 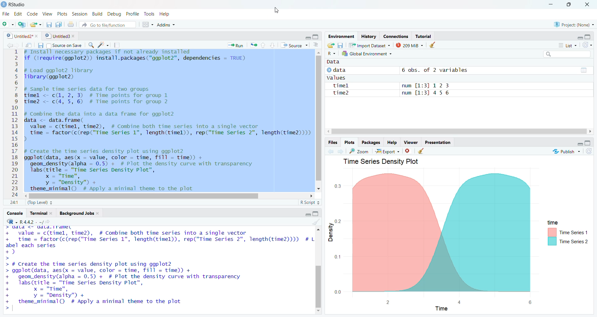 What do you see at coordinates (437, 142) in the screenshot?
I see `Presentation` at bounding box center [437, 142].